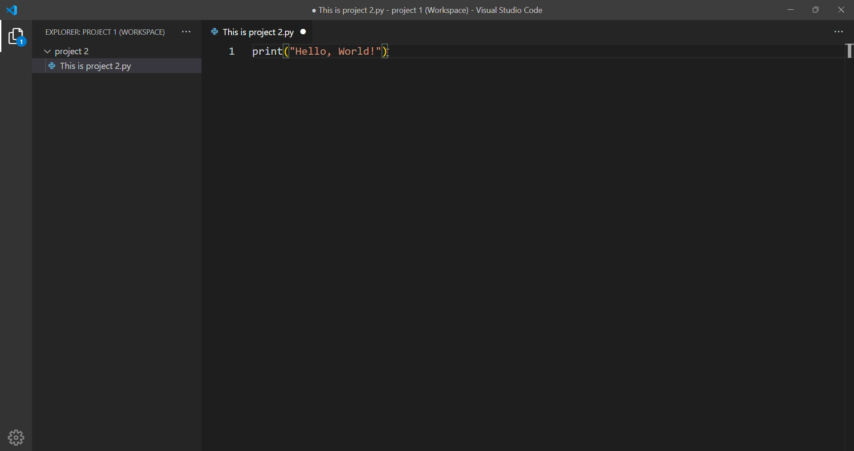  Describe the element at coordinates (230, 52) in the screenshot. I see `line number` at that location.